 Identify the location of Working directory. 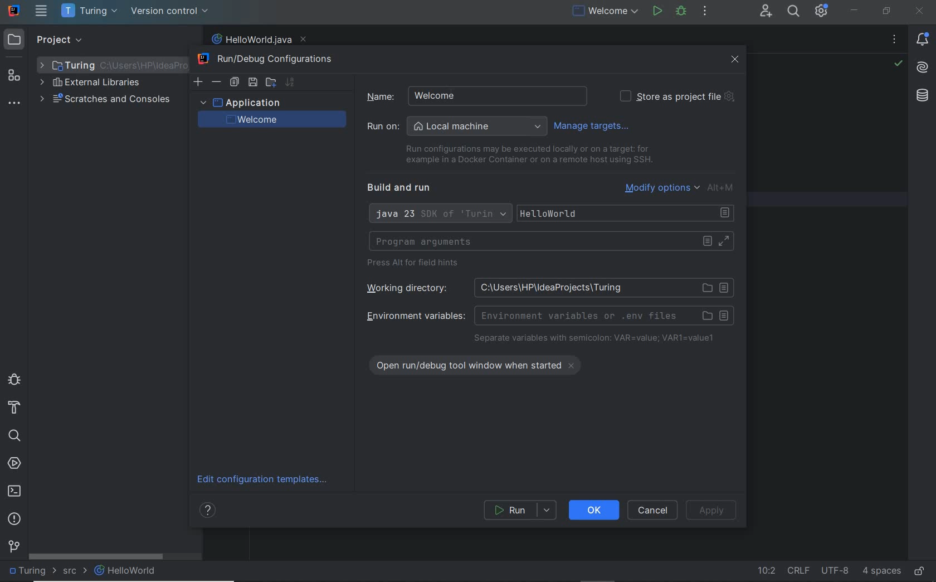
(546, 287).